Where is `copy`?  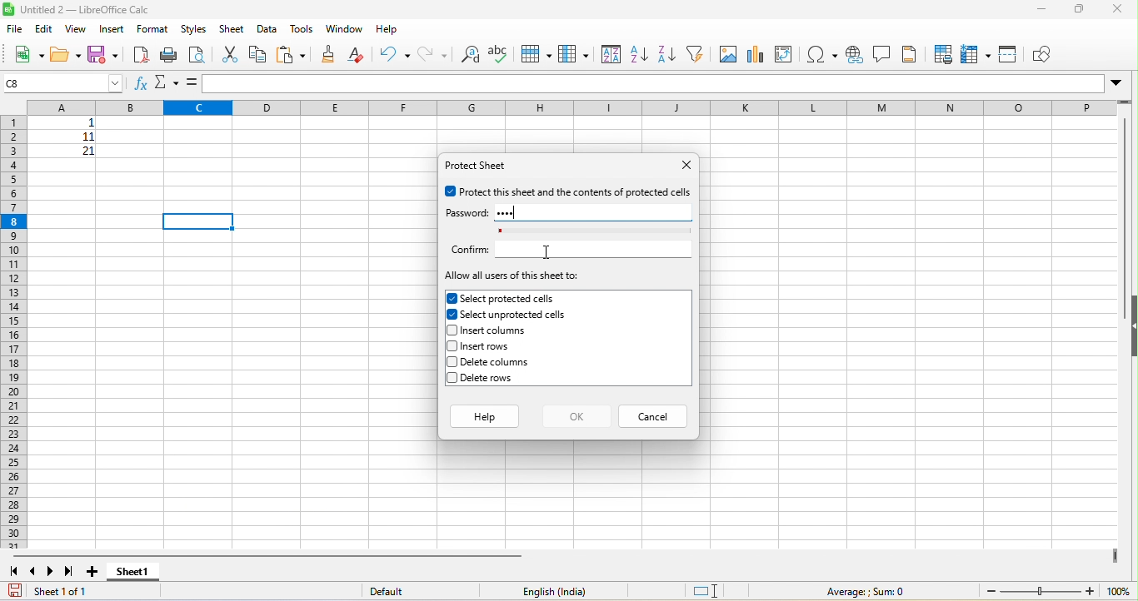 copy is located at coordinates (258, 56).